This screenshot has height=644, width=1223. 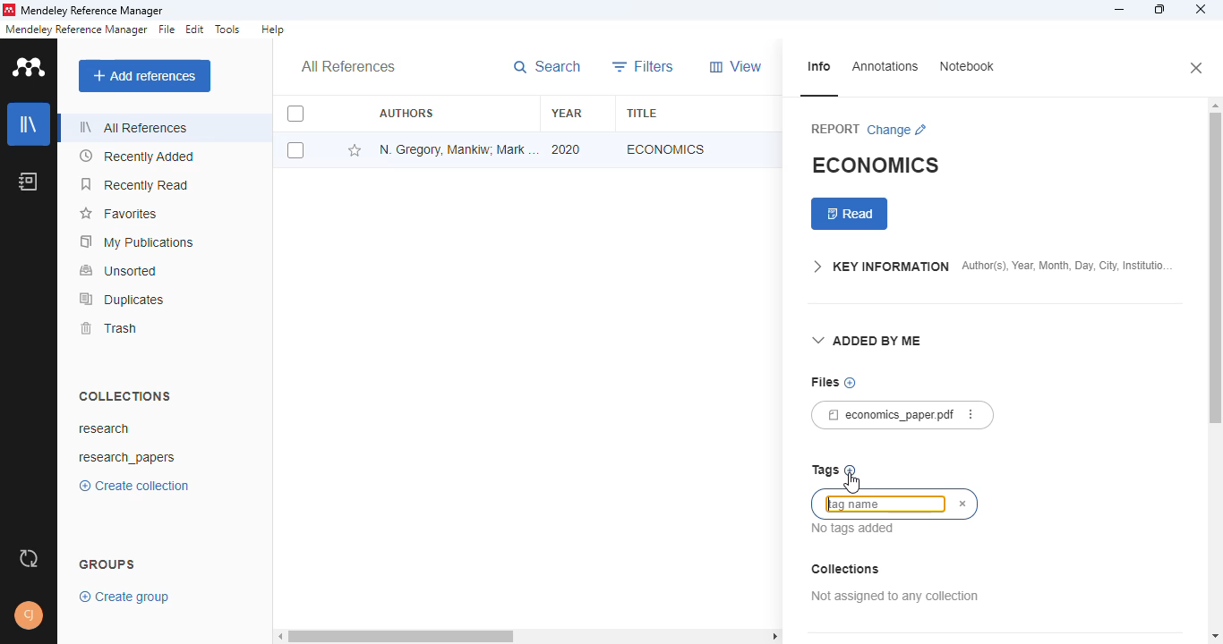 What do you see at coordinates (895, 596) in the screenshot?
I see `not assigned to any collection` at bounding box center [895, 596].